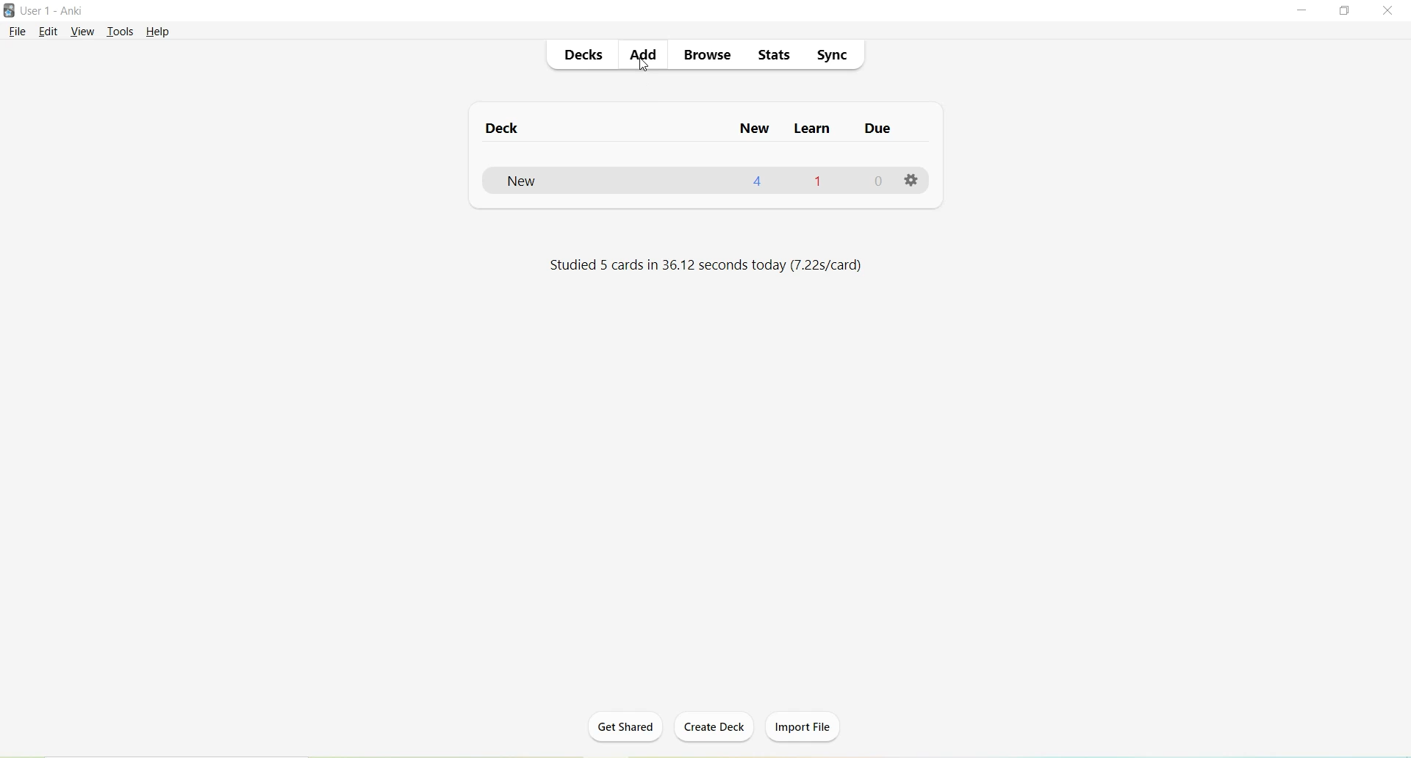 This screenshot has width=1411, height=758. What do you see at coordinates (878, 130) in the screenshot?
I see `Due` at bounding box center [878, 130].